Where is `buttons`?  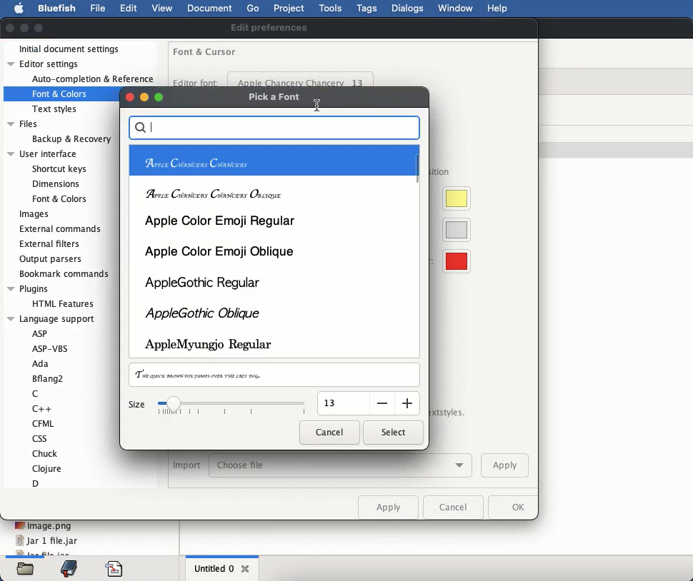 buttons is located at coordinates (141, 96).